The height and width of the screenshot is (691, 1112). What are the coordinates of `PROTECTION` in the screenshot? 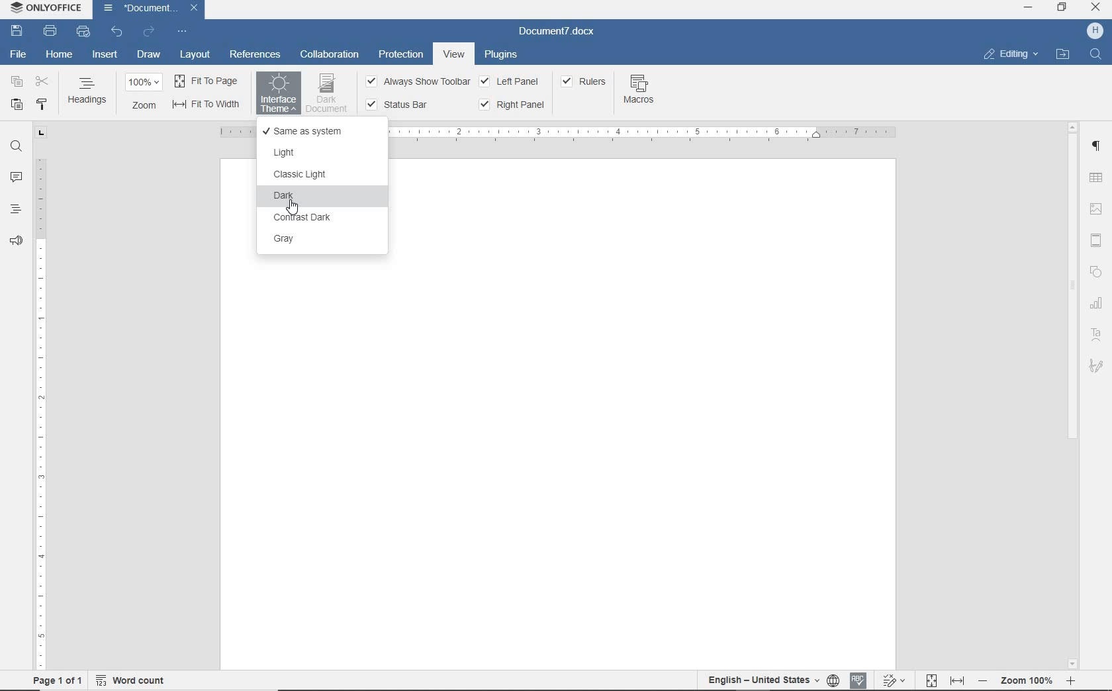 It's located at (404, 56).